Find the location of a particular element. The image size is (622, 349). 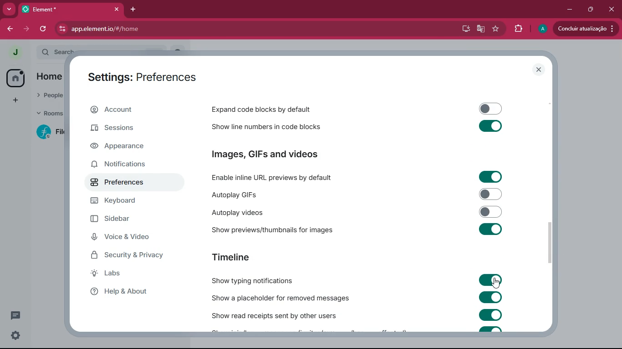

desktop is located at coordinates (465, 30).